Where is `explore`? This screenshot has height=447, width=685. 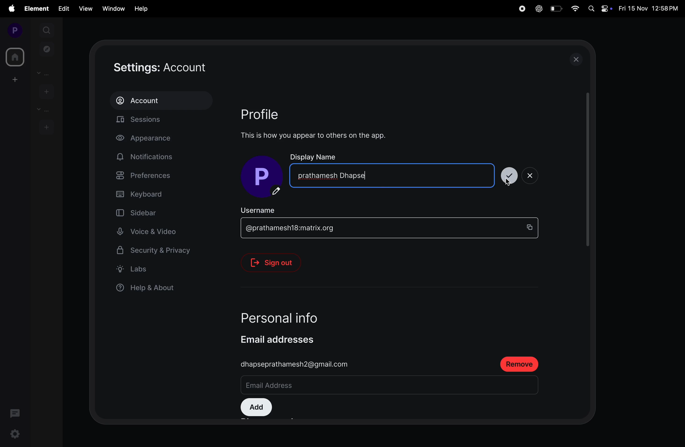 explore is located at coordinates (47, 49).